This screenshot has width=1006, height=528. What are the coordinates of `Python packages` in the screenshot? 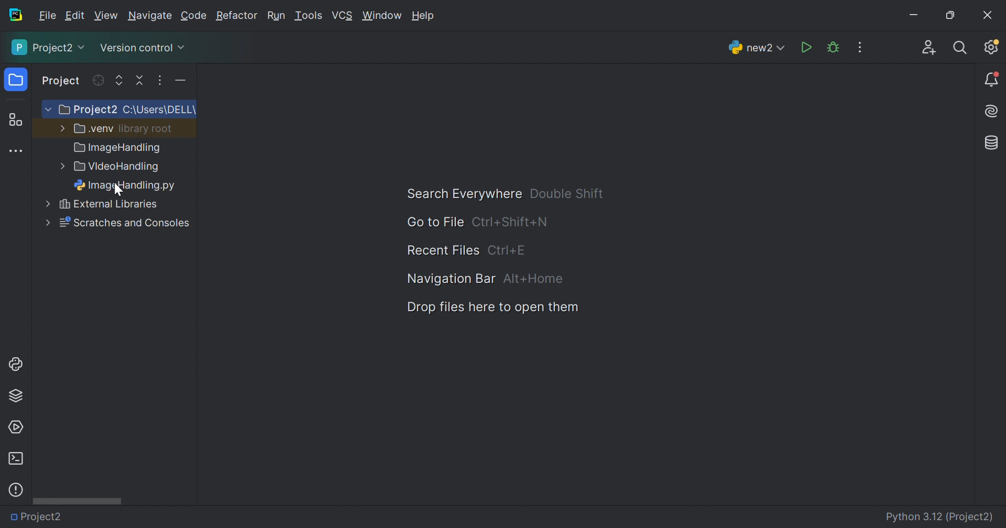 It's located at (16, 395).